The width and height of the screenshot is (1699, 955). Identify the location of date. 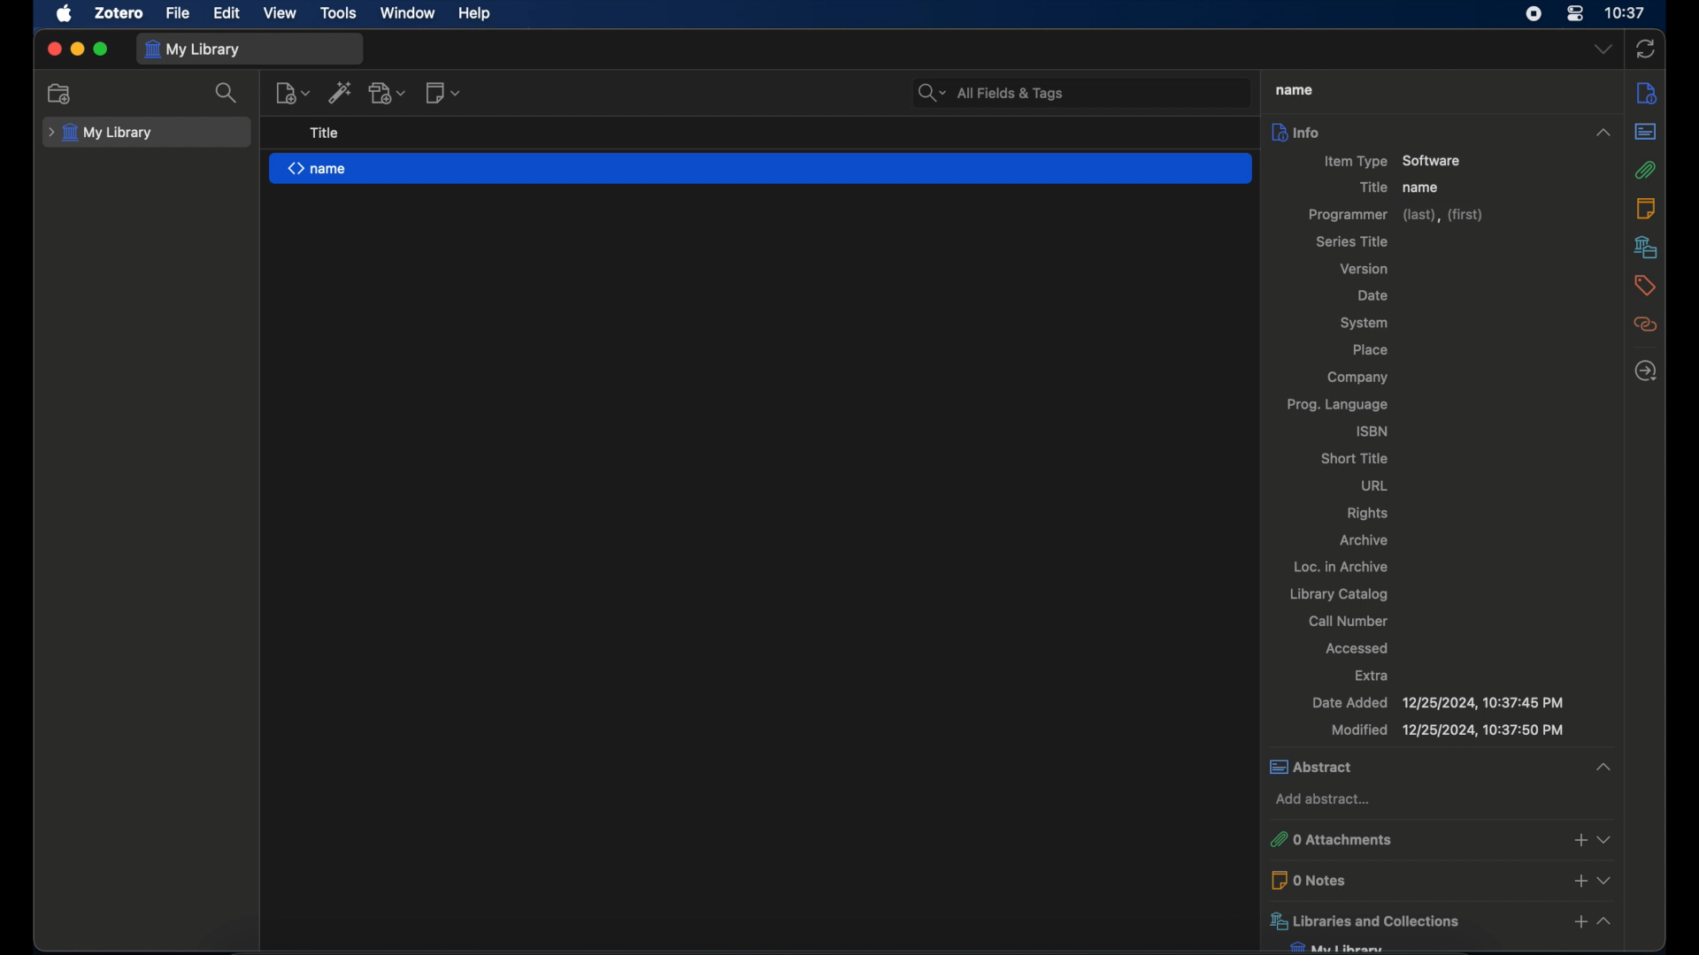
(1373, 295).